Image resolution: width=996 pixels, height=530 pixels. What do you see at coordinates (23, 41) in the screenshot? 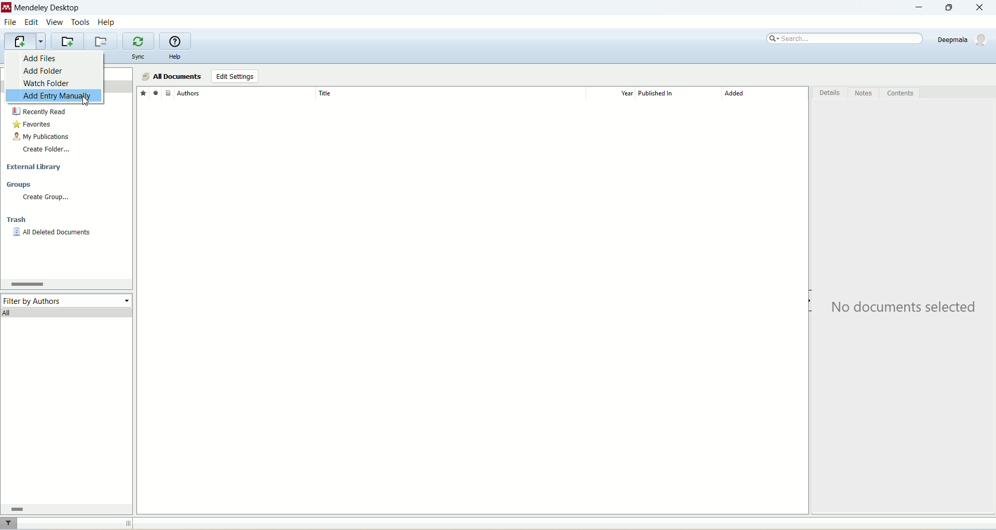
I see `import` at bounding box center [23, 41].